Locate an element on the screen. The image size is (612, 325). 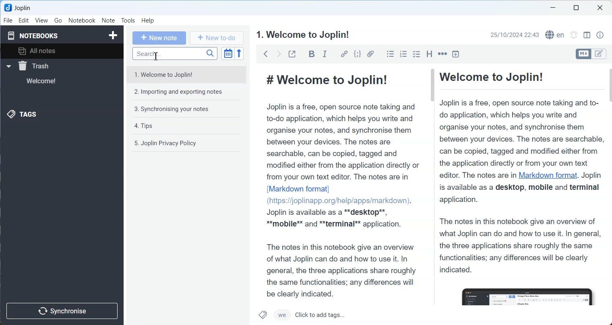
Search notes is located at coordinates (175, 53).